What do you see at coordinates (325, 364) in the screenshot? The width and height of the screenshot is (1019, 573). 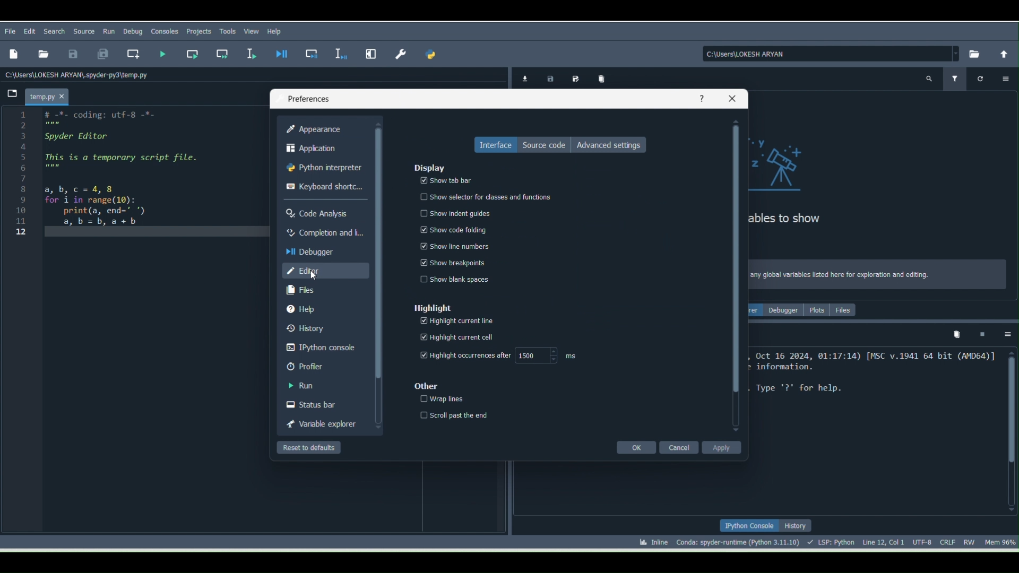 I see `Profiler` at bounding box center [325, 364].